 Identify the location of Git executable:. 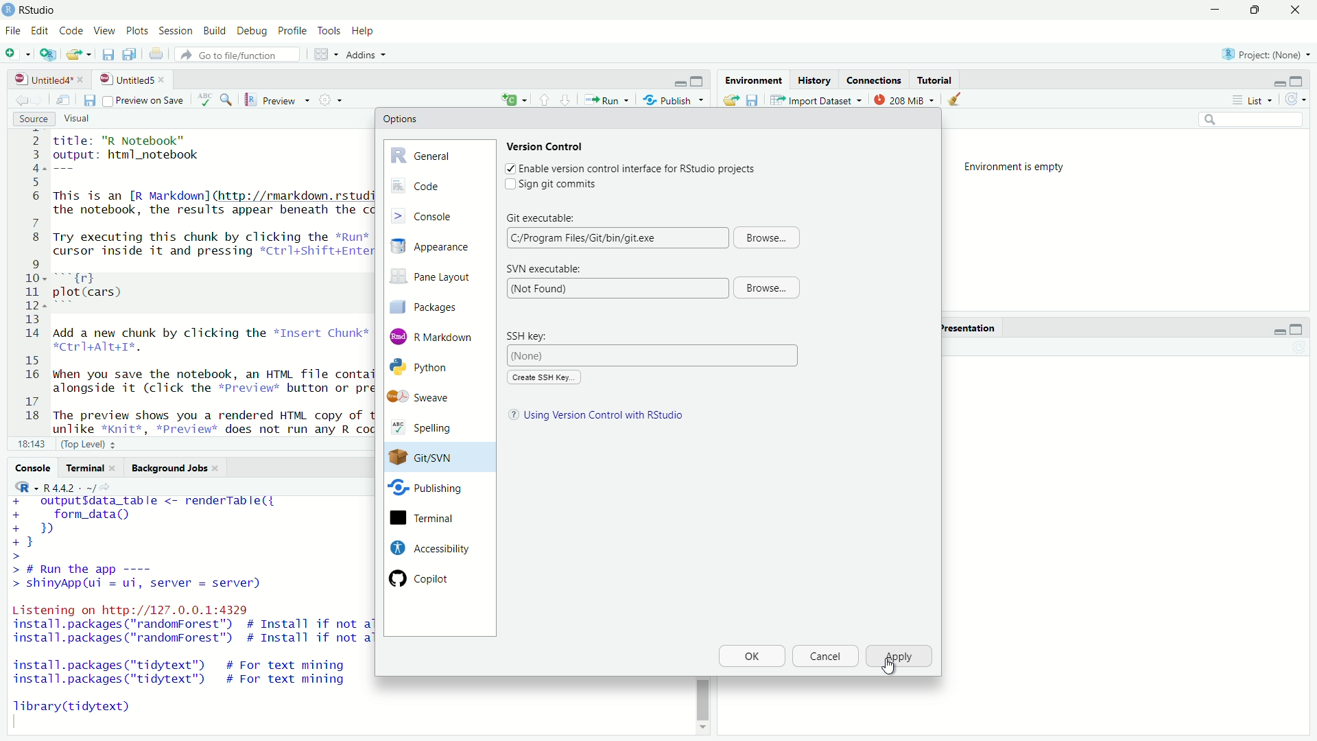
(542, 216).